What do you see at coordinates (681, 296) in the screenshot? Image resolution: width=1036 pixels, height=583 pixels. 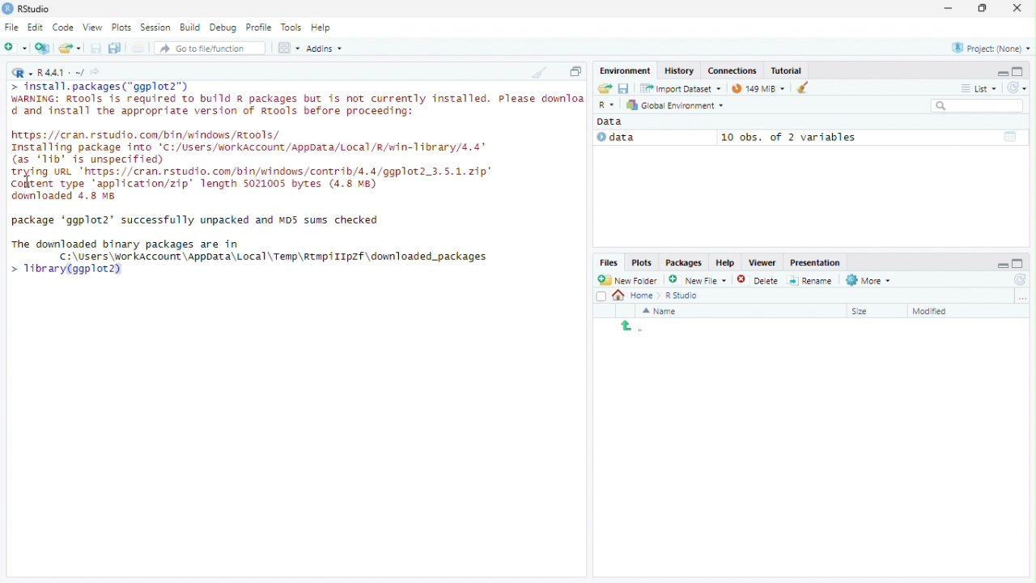 I see `R studio` at bounding box center [681, 296].